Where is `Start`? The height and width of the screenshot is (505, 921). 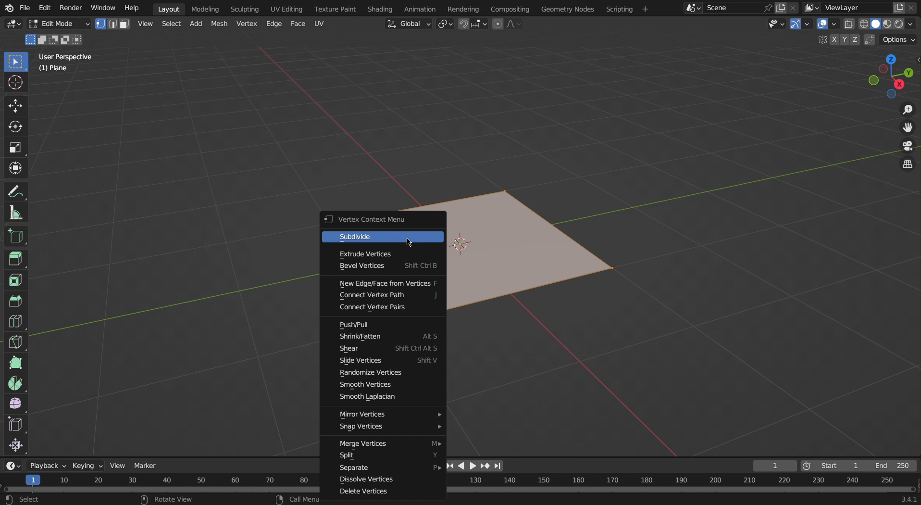
Start is located at coordinates (829, 466).